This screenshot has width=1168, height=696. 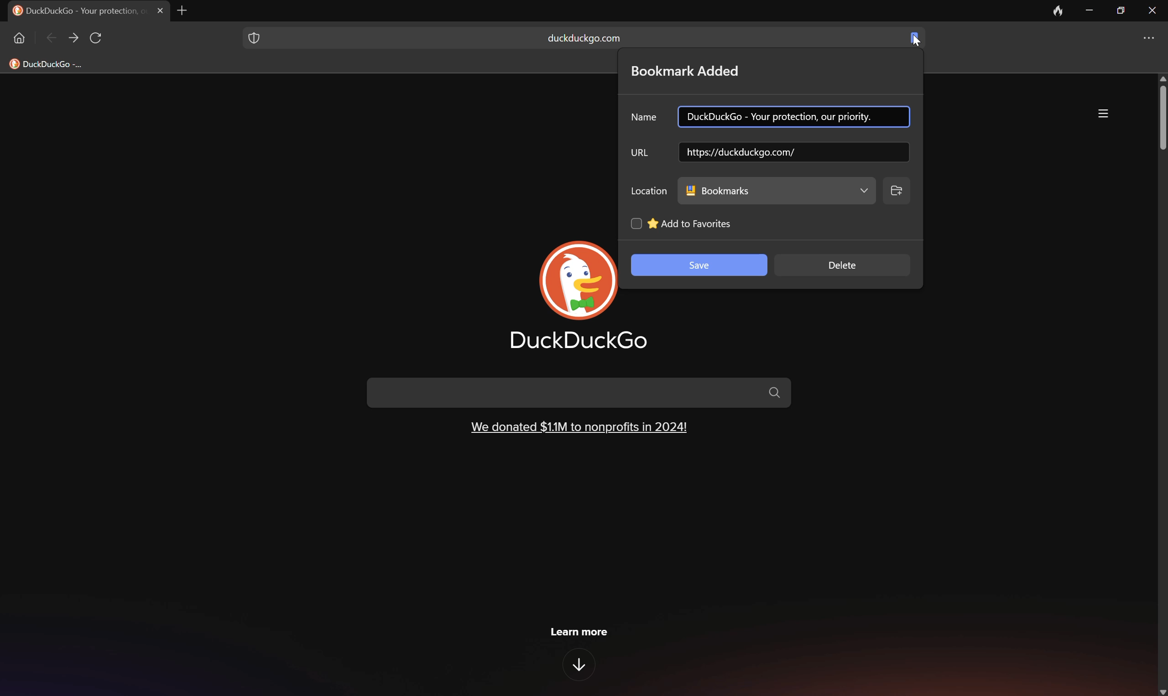 I want to click on Checkbox, so click(x=635, y=223).